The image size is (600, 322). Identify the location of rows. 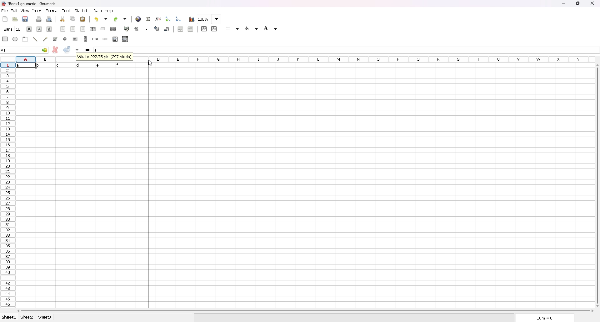
(7, 184).